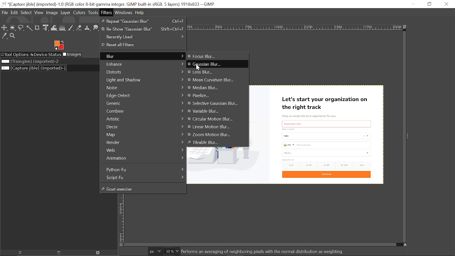  What do you see at coordinates (178, 252) in the screenshot?
I see `Current zoom` at bounding box center [178, 252].